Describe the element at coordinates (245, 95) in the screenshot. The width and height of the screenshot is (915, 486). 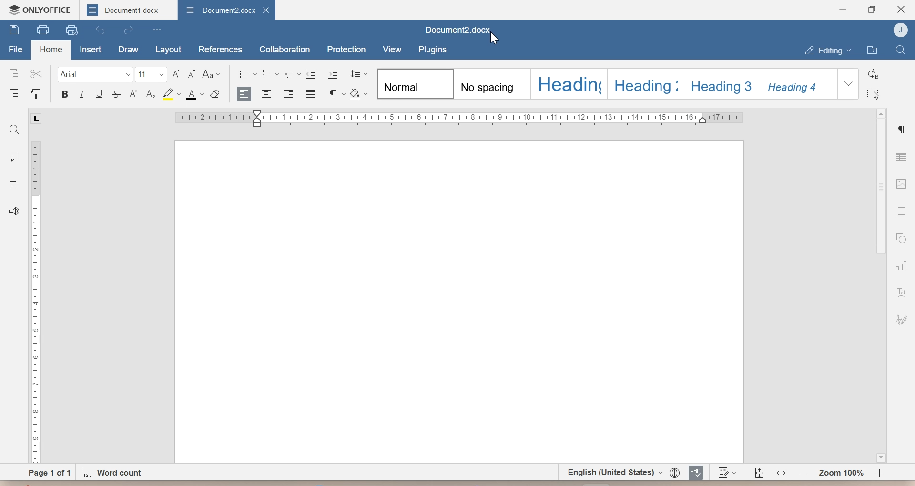
I see `Align left` at that location.